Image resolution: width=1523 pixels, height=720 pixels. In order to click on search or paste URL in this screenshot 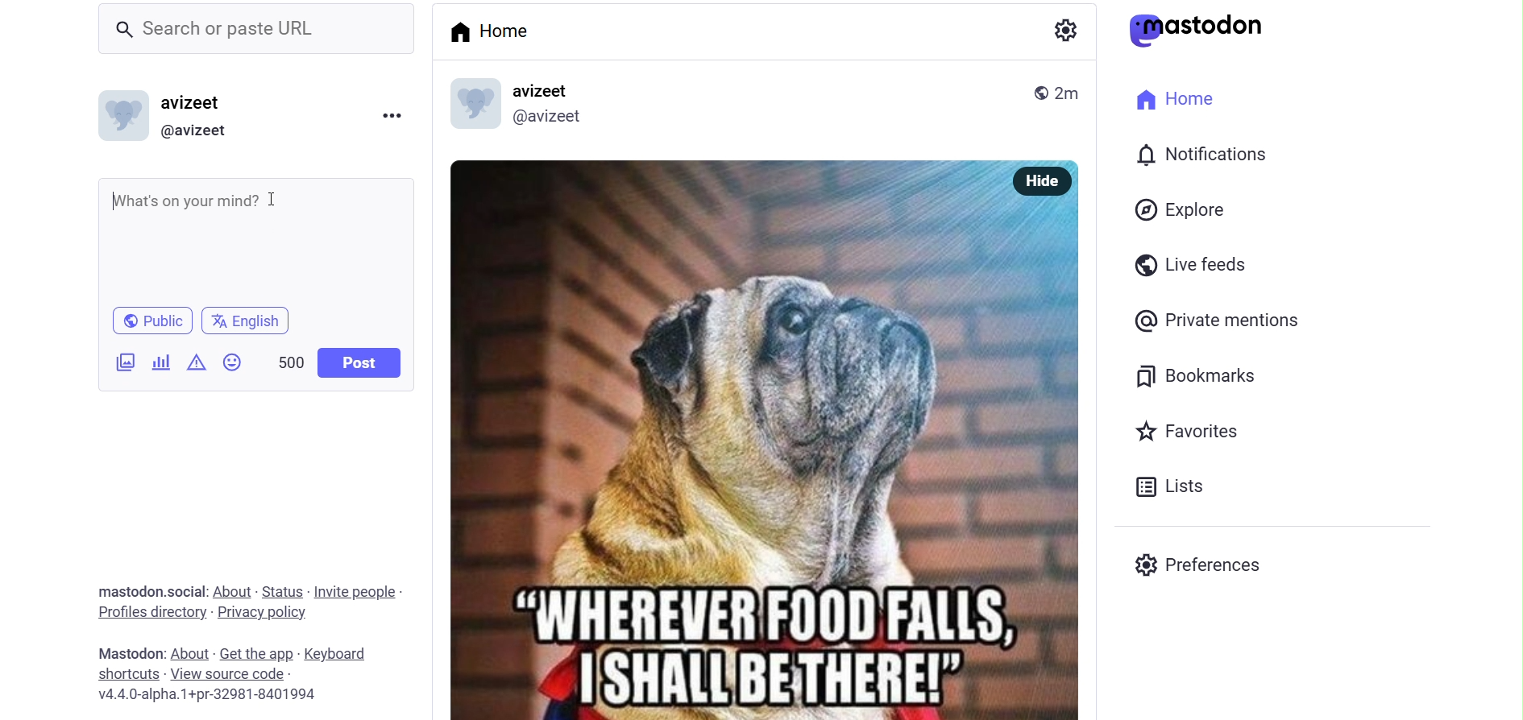, I will do `click(256, 27)`.